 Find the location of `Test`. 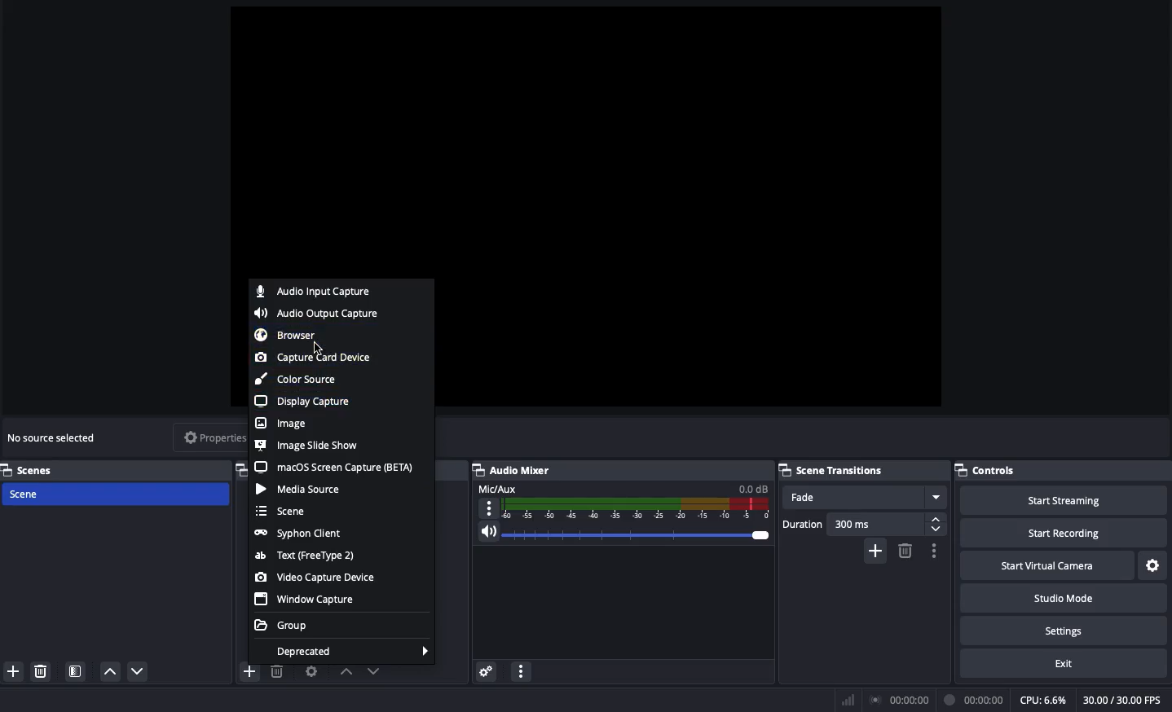

Test is located at coordinates (306, 555).